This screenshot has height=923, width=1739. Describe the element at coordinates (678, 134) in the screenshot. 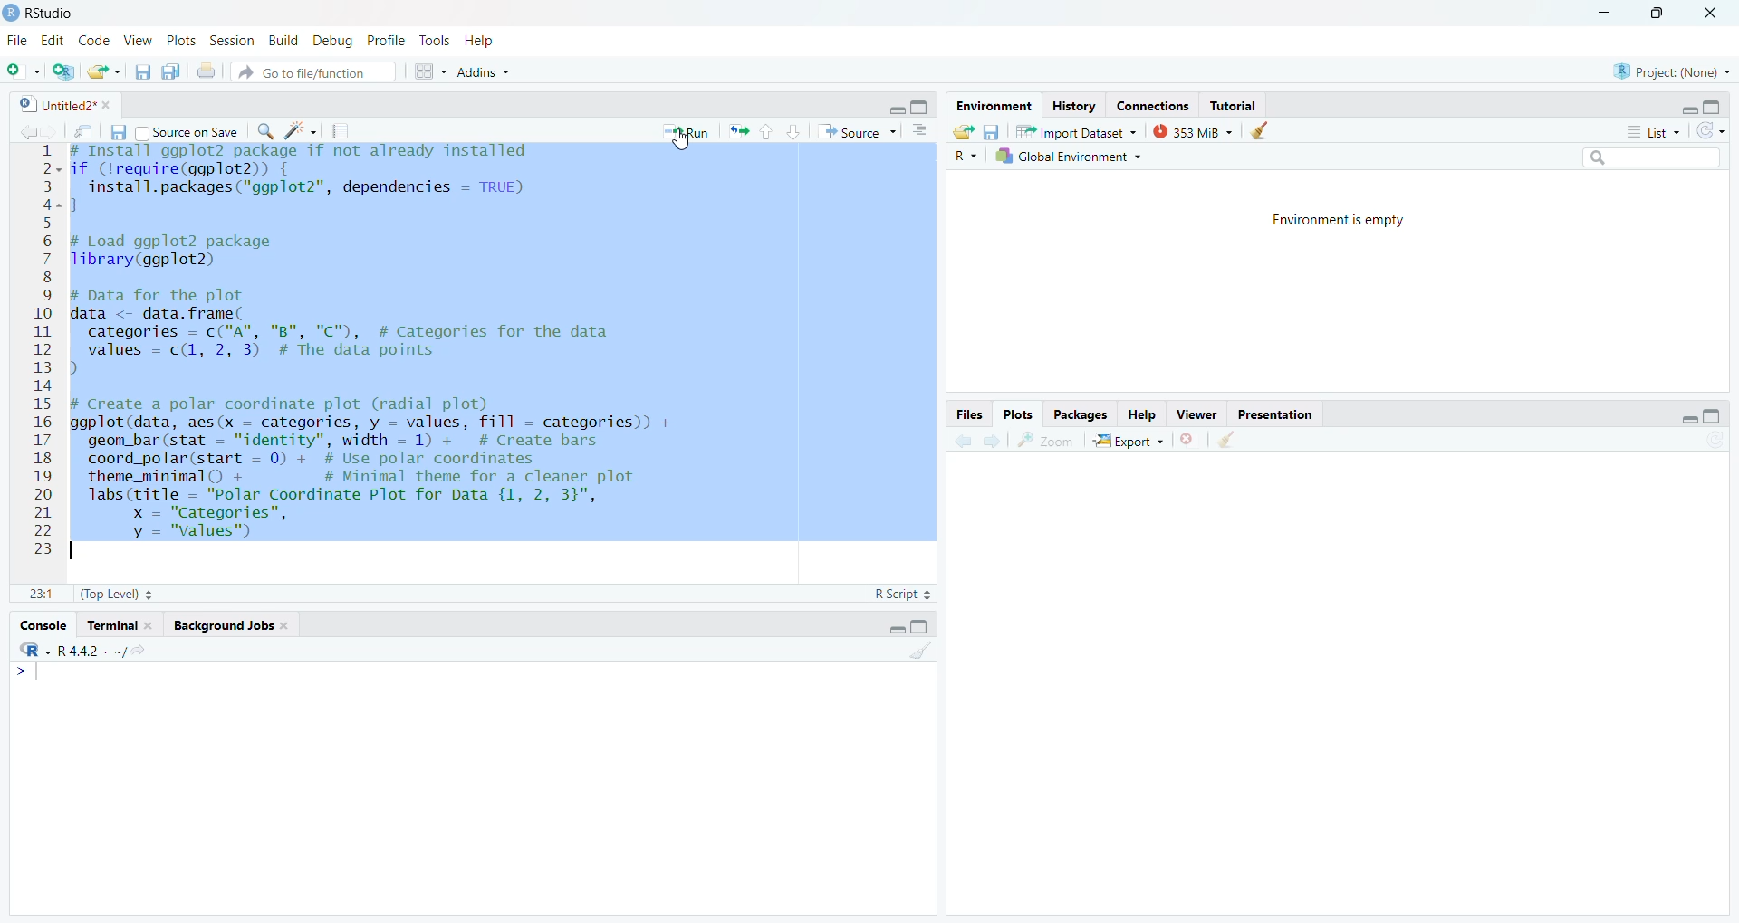

I see `* Run` at that location.